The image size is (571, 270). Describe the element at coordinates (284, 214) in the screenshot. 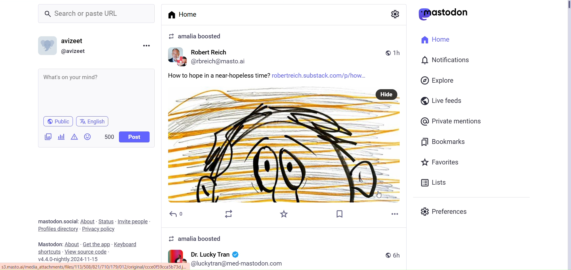

I see `Favorite ` at that location.